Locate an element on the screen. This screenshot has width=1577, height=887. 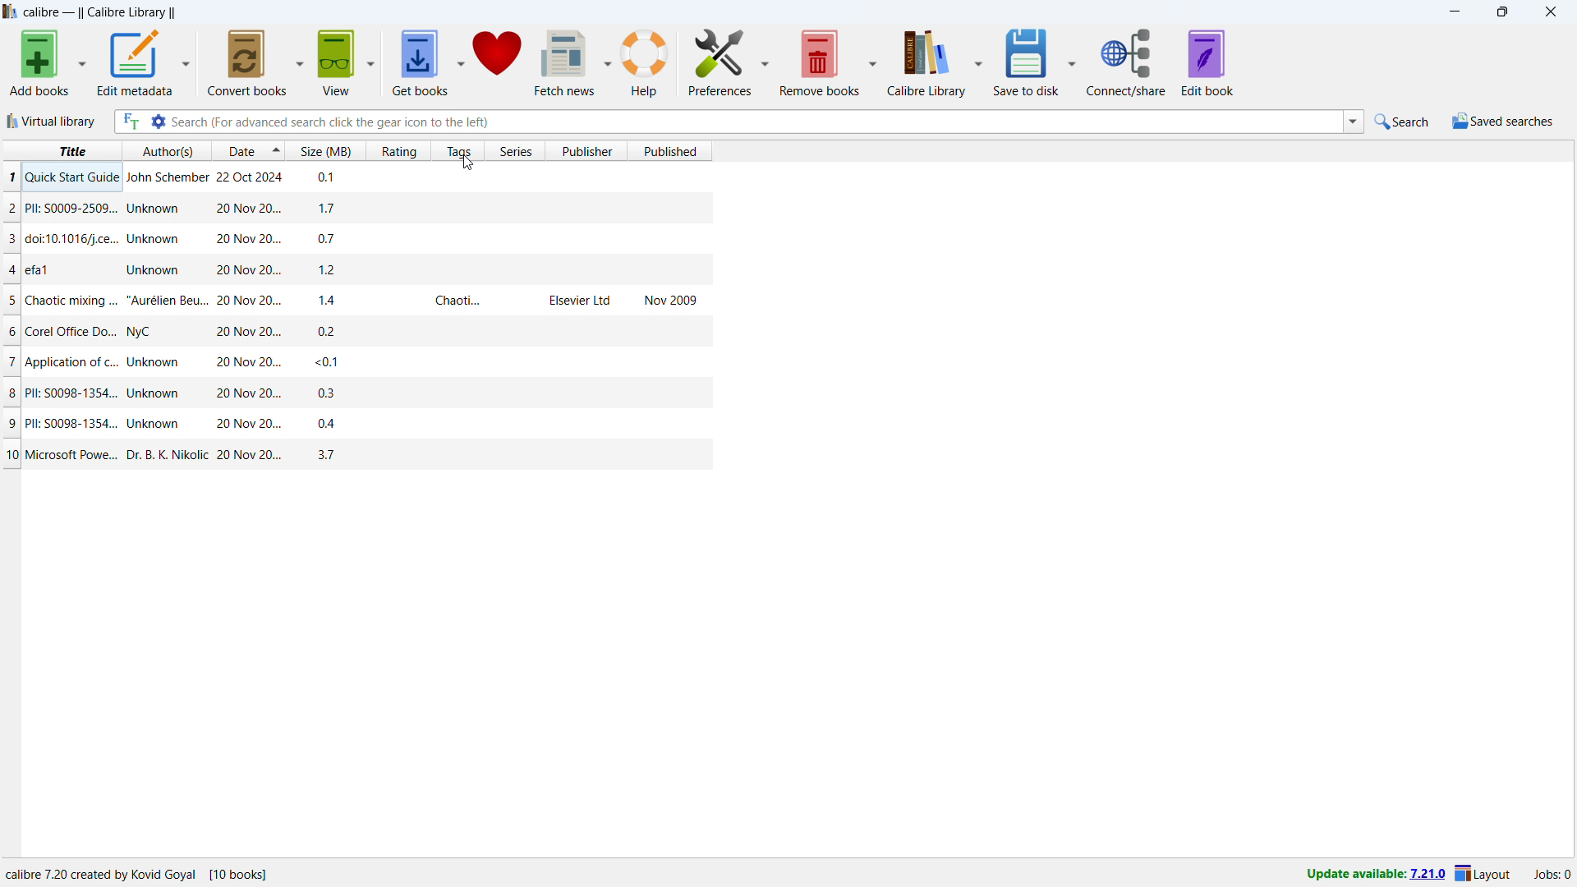
one book entry is located at coordinates (352, 239).